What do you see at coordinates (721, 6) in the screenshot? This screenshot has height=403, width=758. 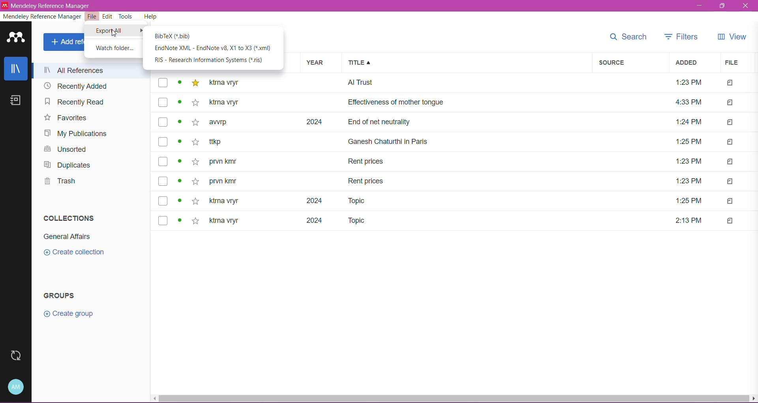 I see `Restore Down` at bounding box center [721, 6].